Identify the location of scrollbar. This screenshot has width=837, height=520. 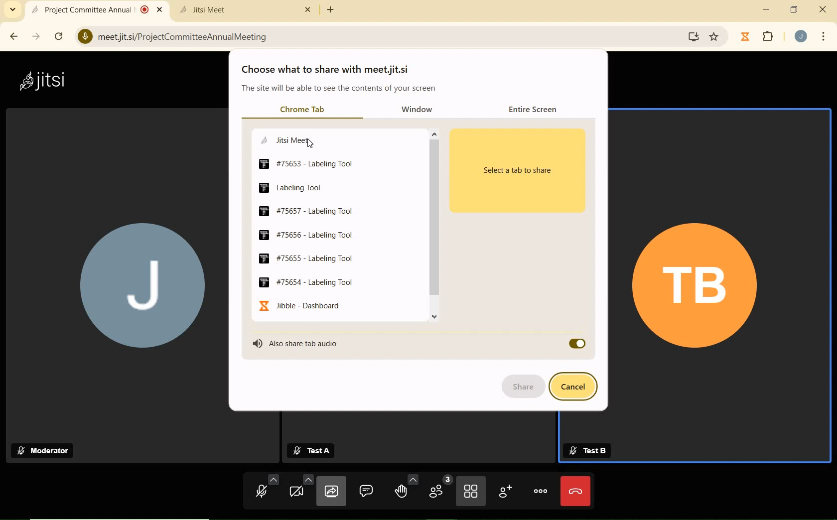
(434, 224).